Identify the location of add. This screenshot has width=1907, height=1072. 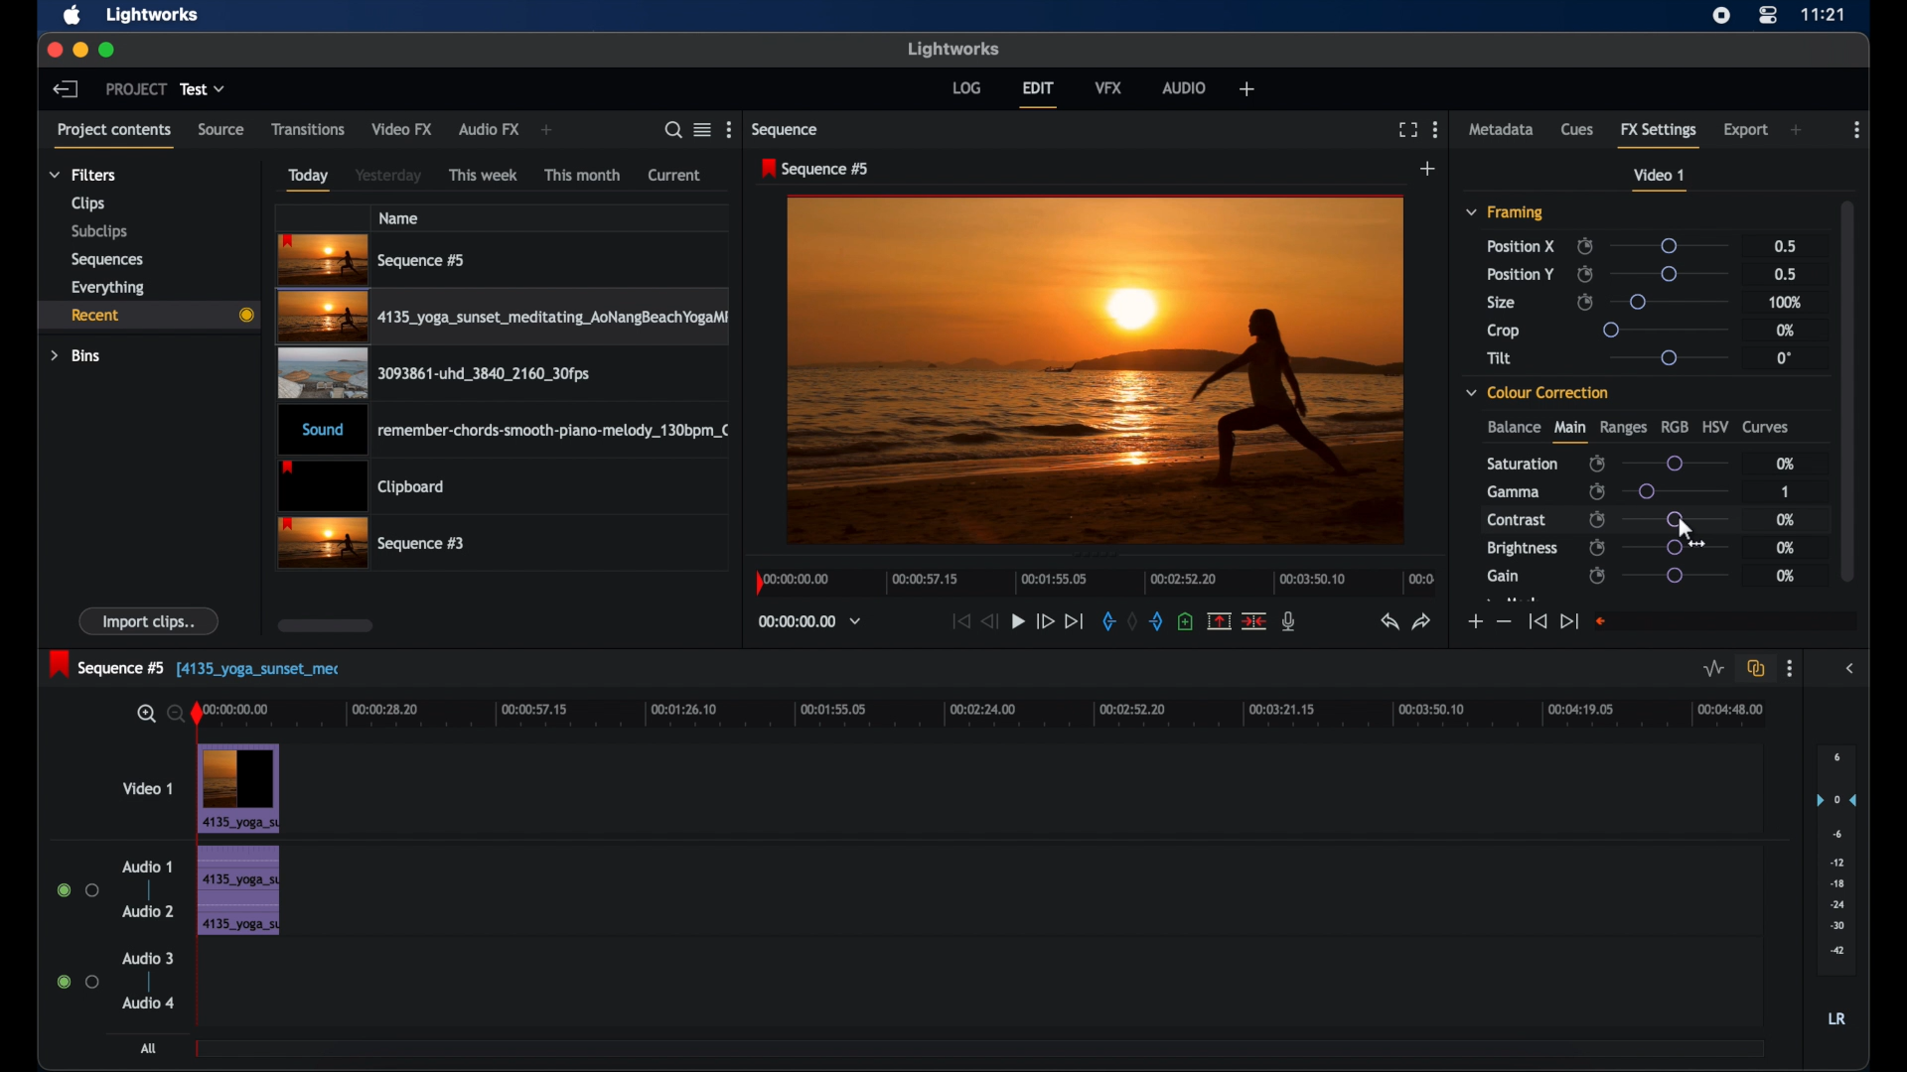
(1798, 130).